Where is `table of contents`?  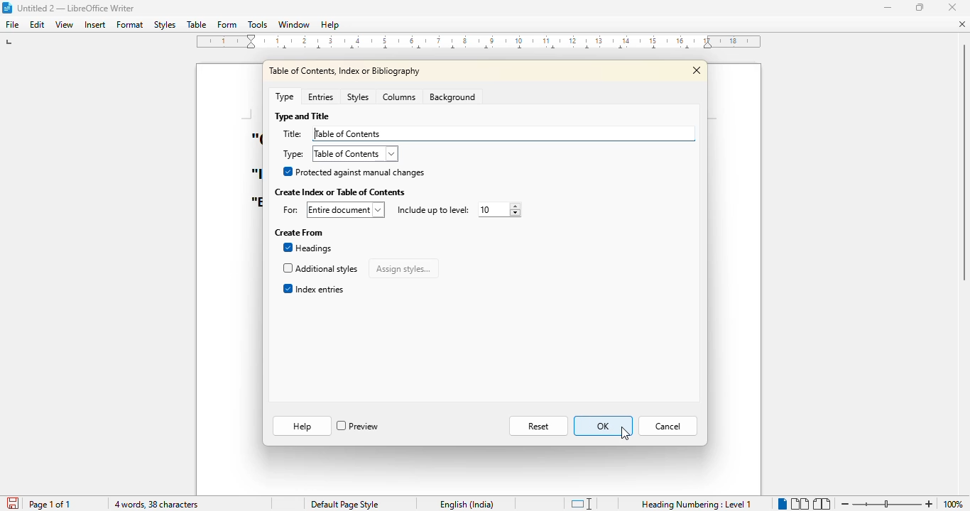 table of contents is located at coordinates (354, 154).